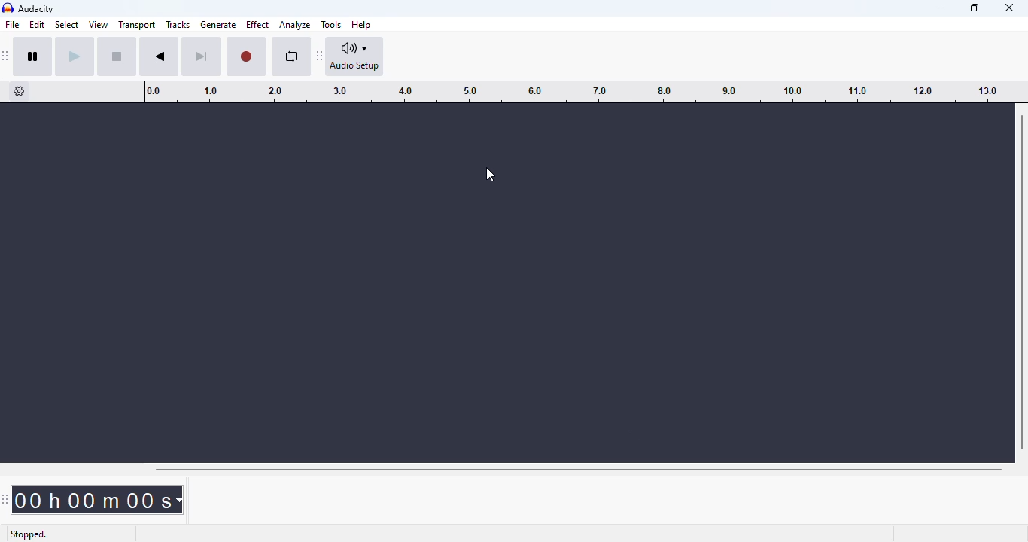  I want to click on timeline options, so click(20, 91).